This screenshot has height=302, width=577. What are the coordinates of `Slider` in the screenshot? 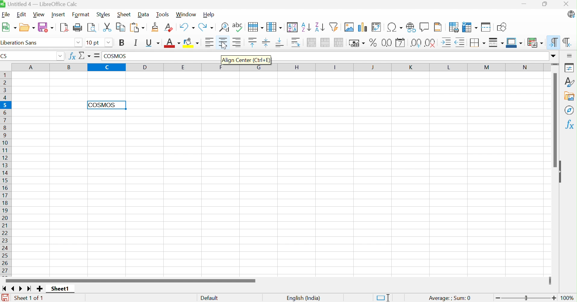 It's located at (555, 66).